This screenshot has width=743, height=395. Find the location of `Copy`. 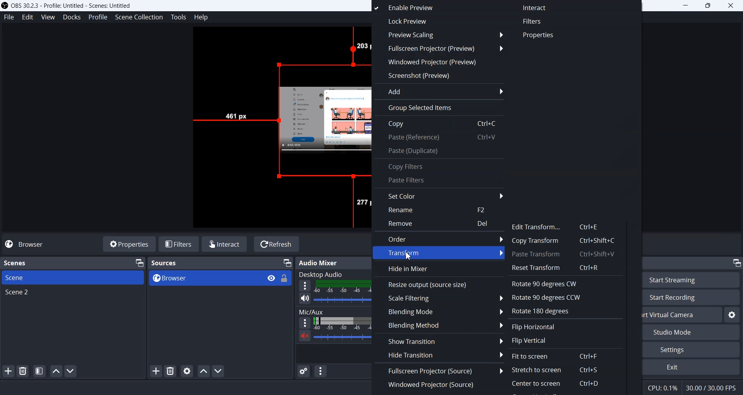

Copy is located at coordinates (438, 124).